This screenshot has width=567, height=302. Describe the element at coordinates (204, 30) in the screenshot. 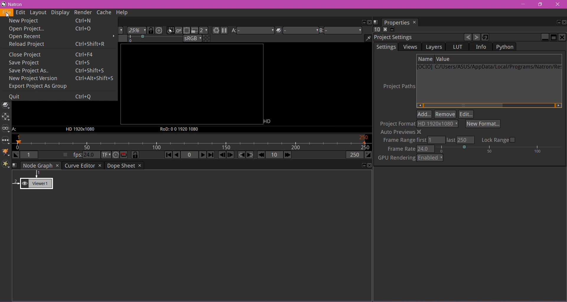

I see `When proxy mode is activated, it scales down the rendered image by this factor to accelerate the rendering ` at that location.